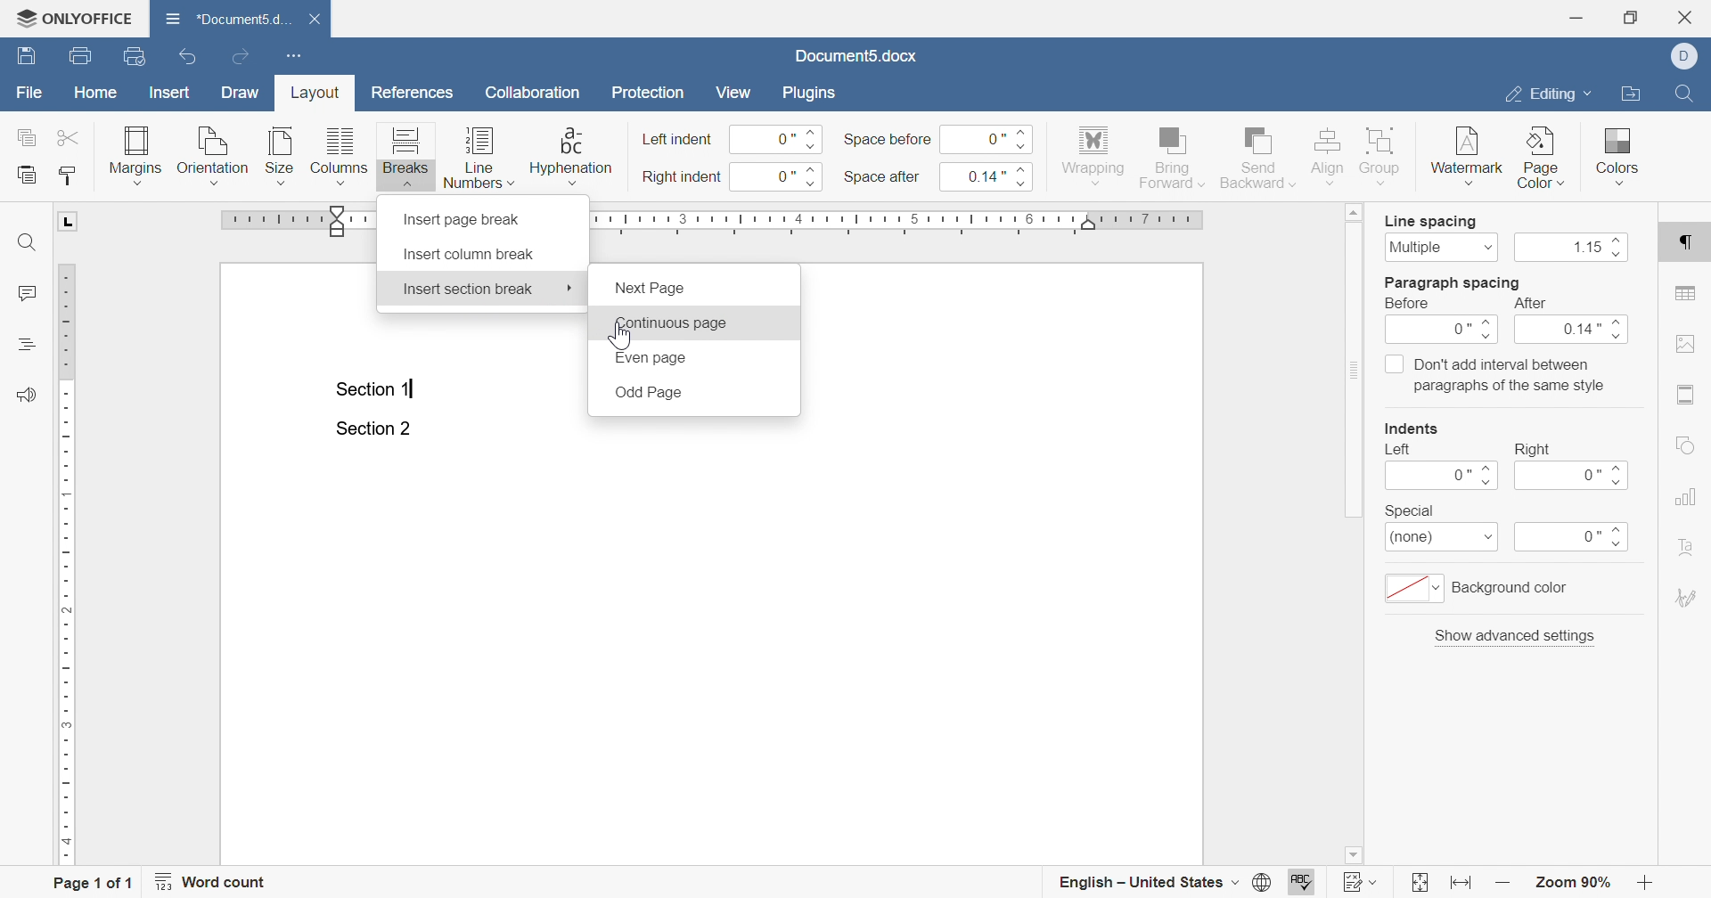  Describe the element at coordinates (650, 93) in the screenshot. I see `protection` at that location.